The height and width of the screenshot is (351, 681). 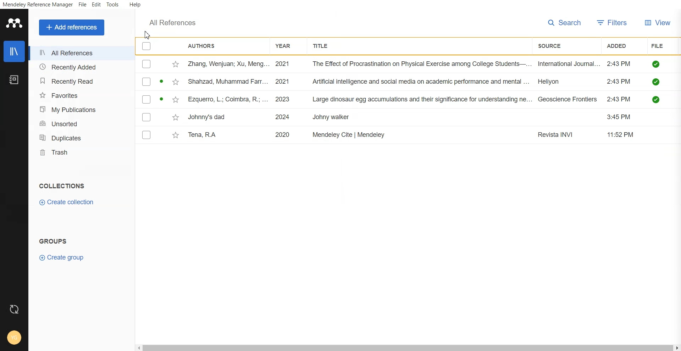 What do you see at coordinates (61, 185) in the screenshot?
I see `Text` at bounding box center [61, 185].